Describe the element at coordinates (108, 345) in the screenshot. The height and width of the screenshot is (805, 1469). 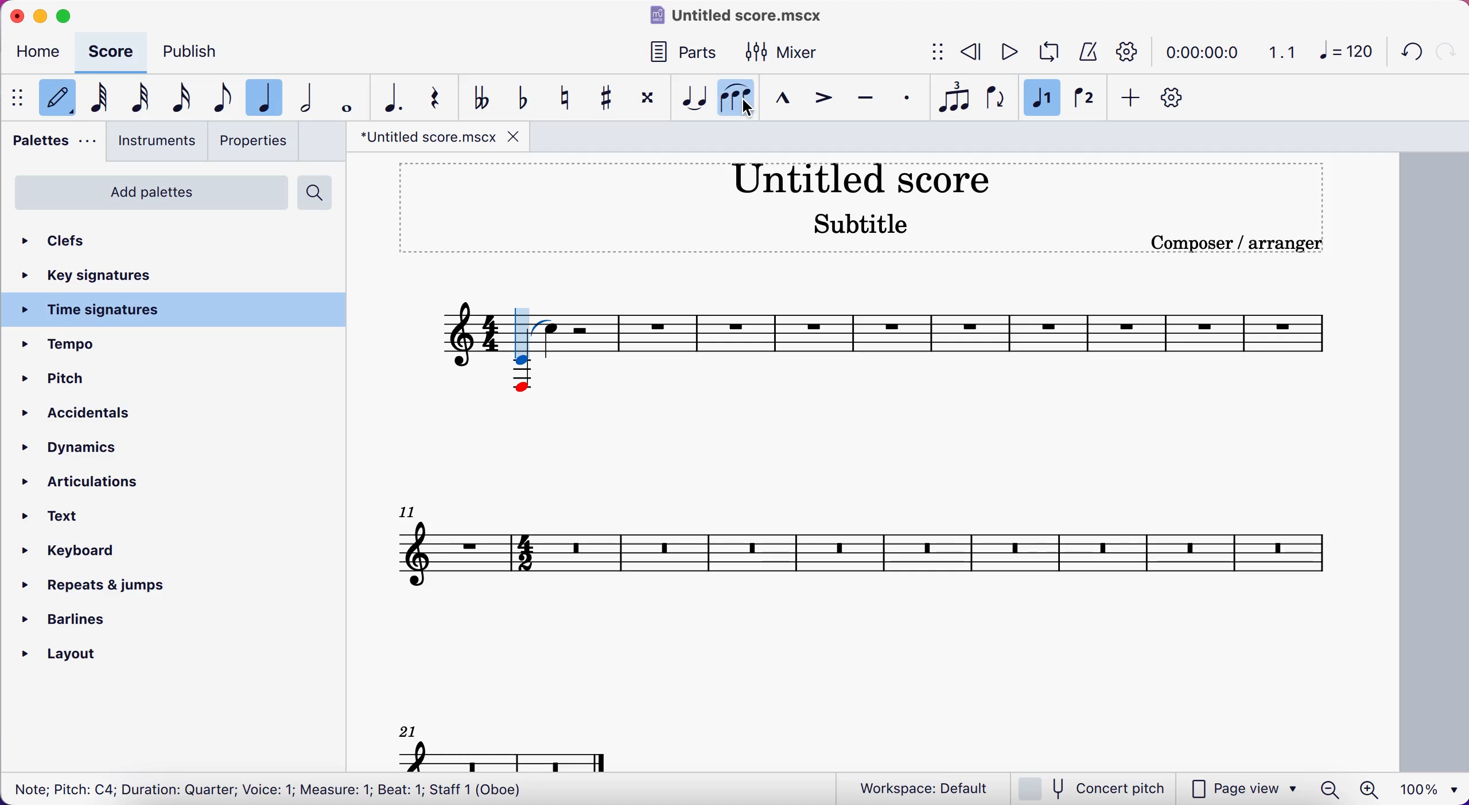
I see `tempo` at that location.